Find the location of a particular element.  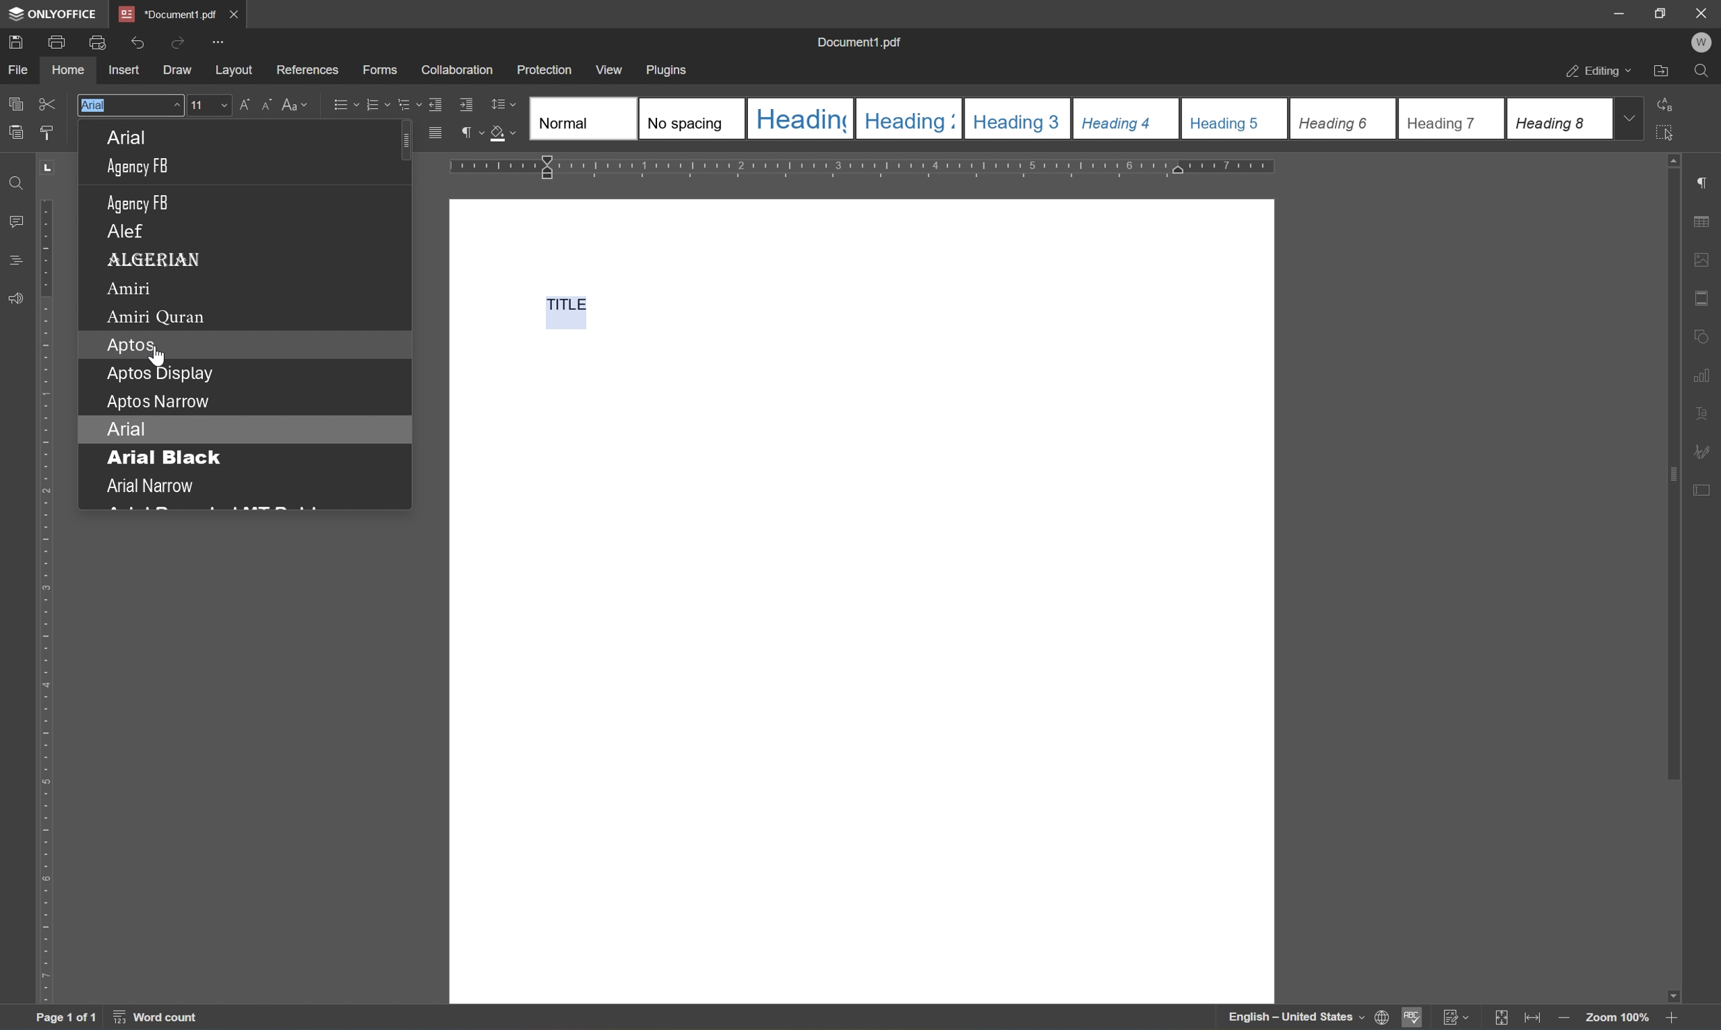

close is located at coordinates (1704, 12).